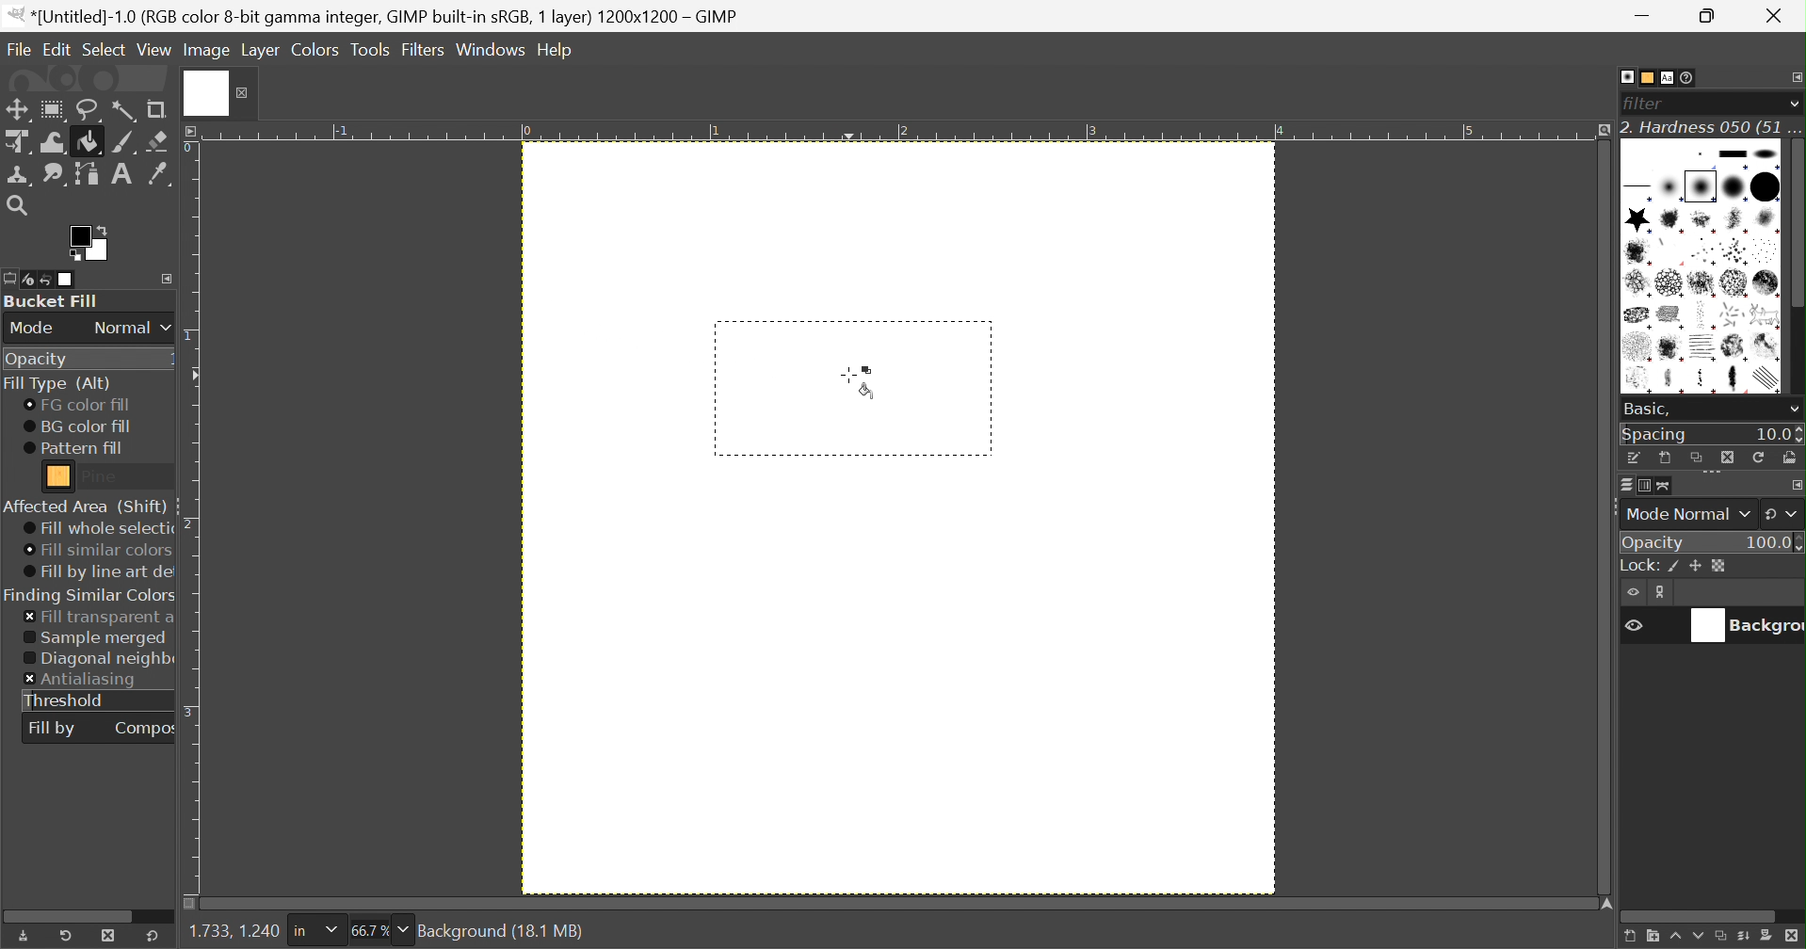  I want to click on Create a new layer and add it to the image, so click(1627, 938).